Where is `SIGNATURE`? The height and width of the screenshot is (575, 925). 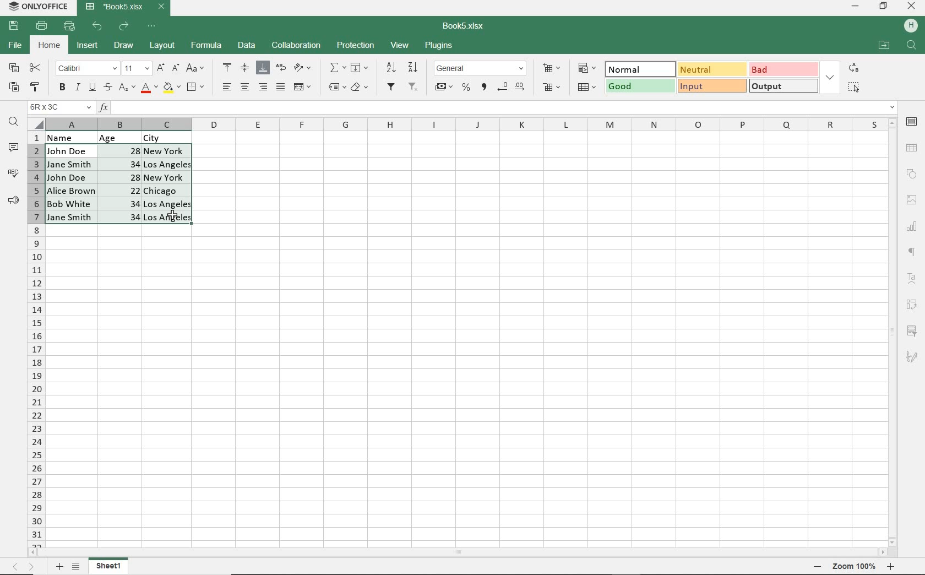 SIGNATURE is located at coordinates (912, 356).